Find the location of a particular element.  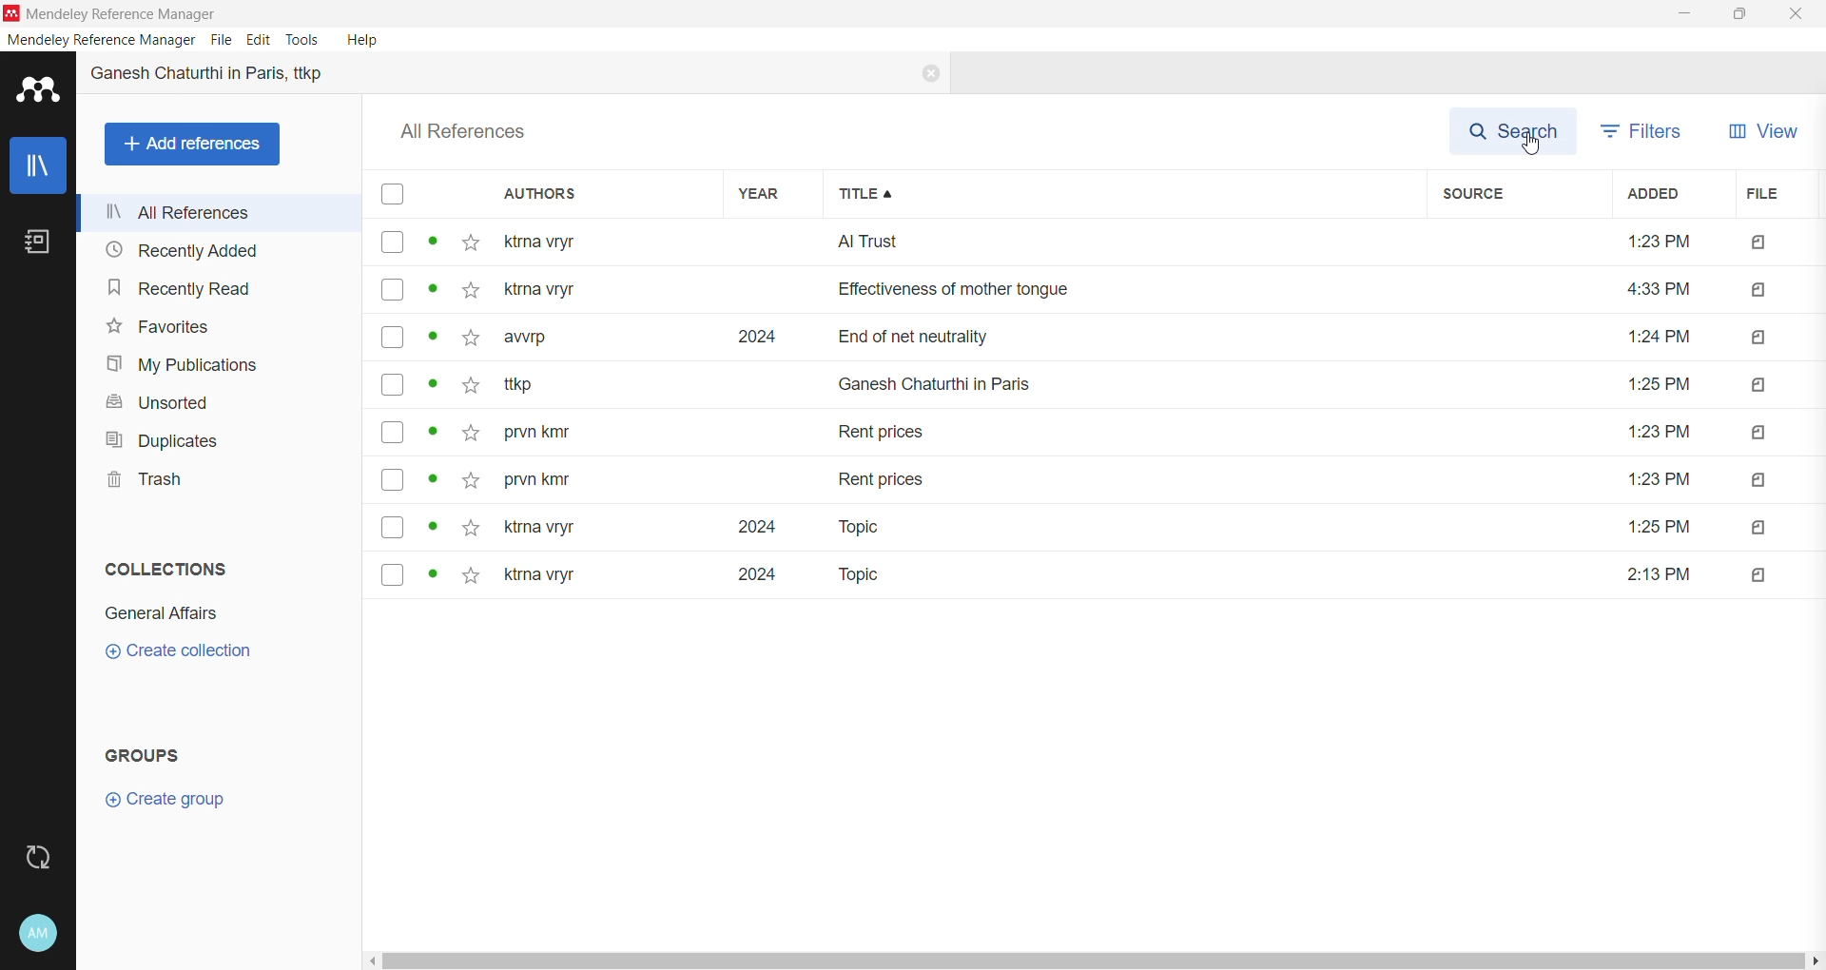

file type is located at coordinates (1757, 386).